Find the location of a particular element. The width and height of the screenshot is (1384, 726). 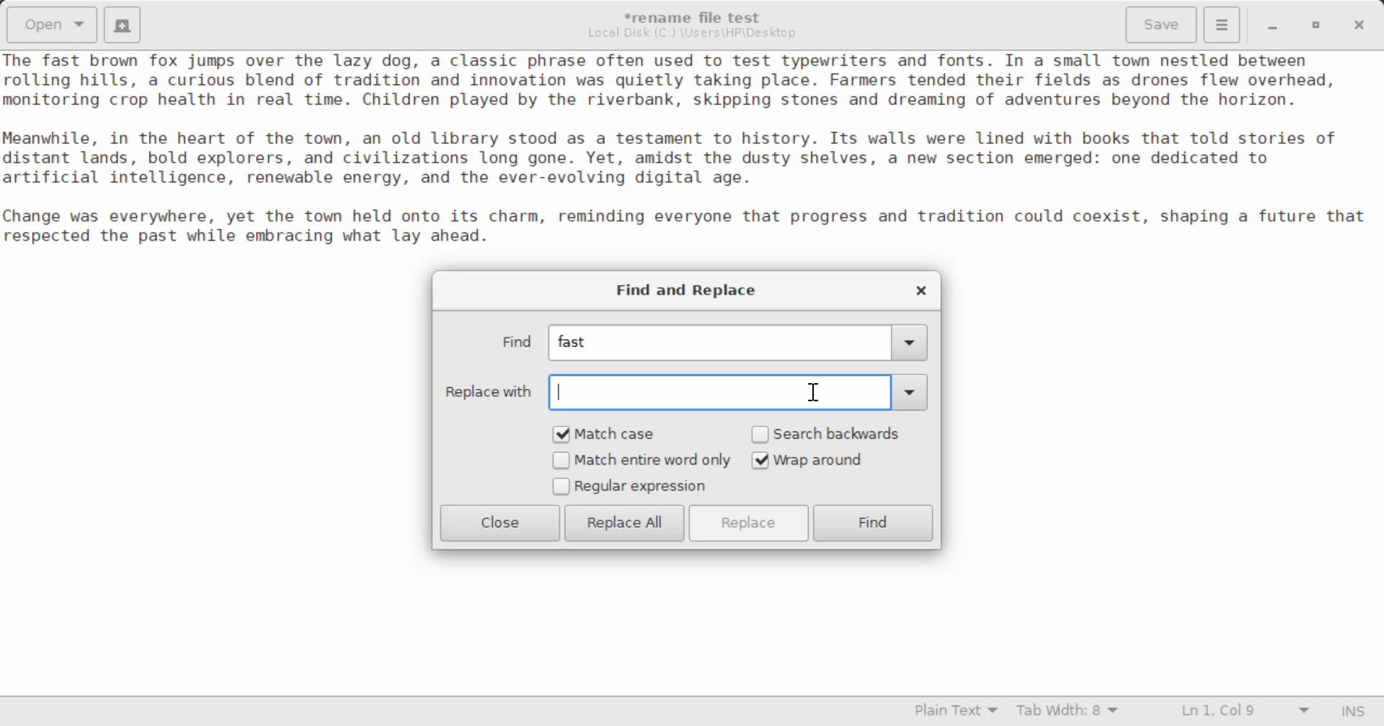

Find and Replace Window Heading is located at coordinates (688, 291).